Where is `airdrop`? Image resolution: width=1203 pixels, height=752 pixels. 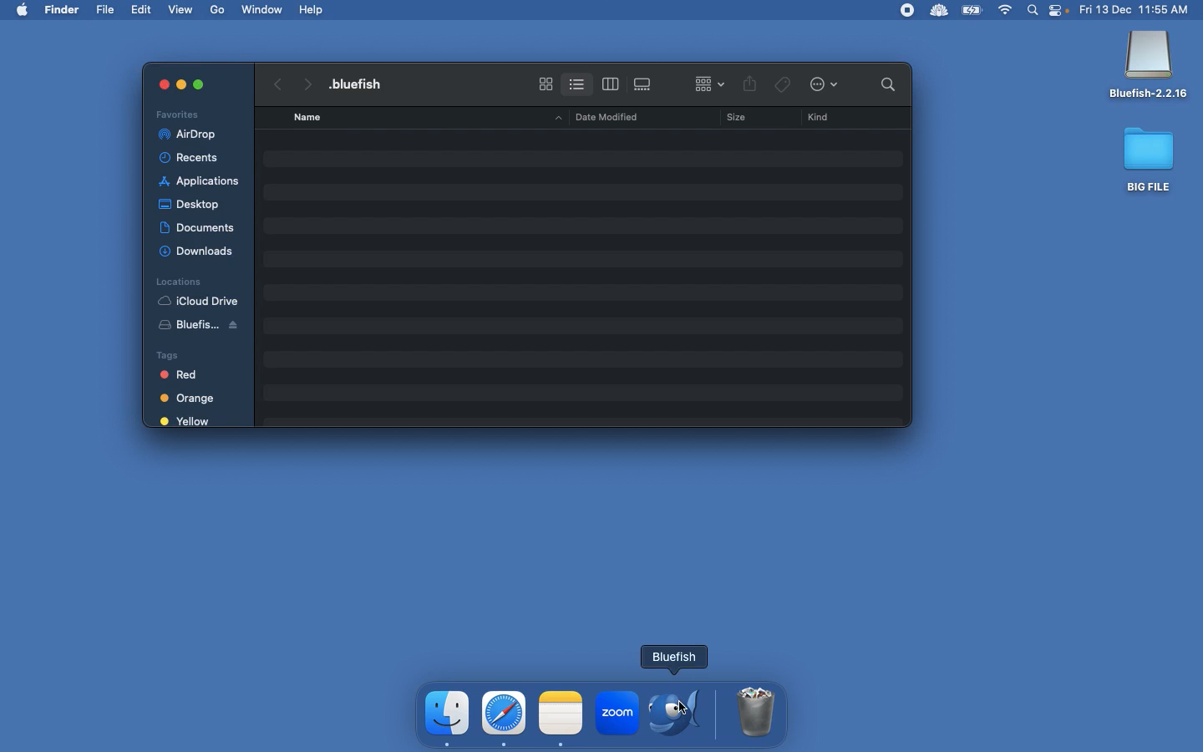 airdrop is located at coordinates (190, 135).